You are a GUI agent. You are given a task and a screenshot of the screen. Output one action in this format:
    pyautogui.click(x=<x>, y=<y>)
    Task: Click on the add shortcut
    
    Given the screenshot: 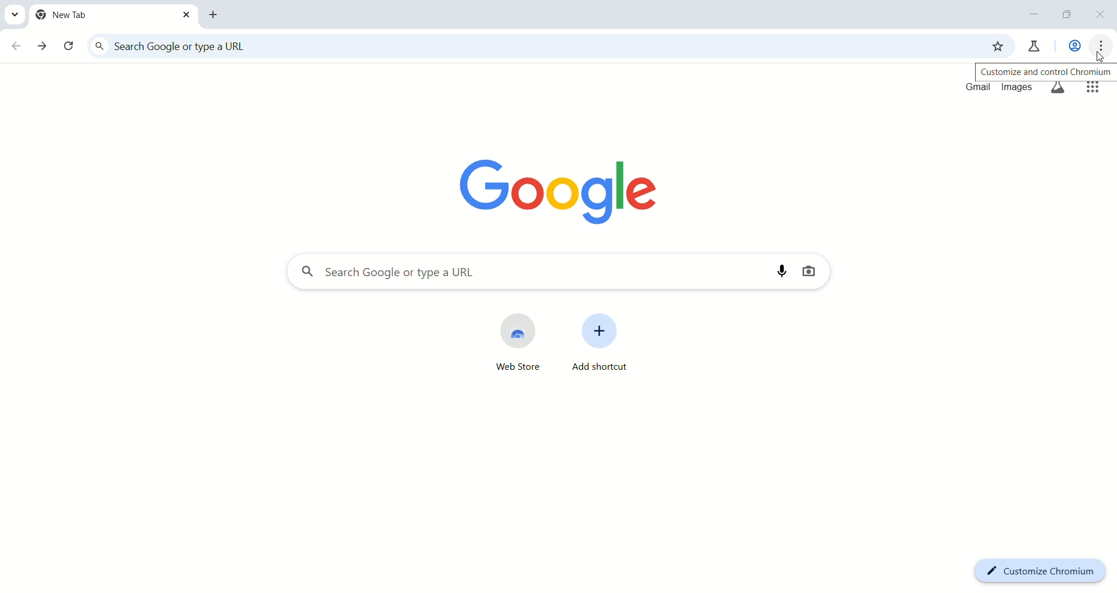 What is the action you would take?
    pyautogui.click(x=602, y=348)
    